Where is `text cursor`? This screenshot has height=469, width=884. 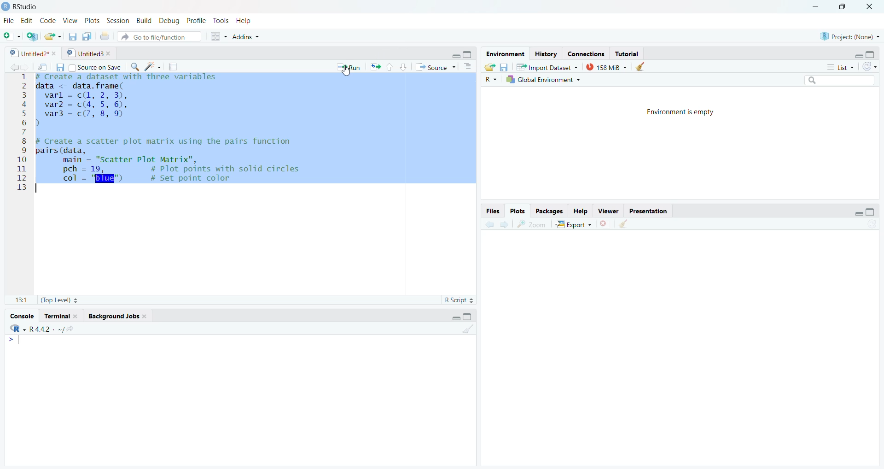 text cursor is located at coordinates (162, 271).